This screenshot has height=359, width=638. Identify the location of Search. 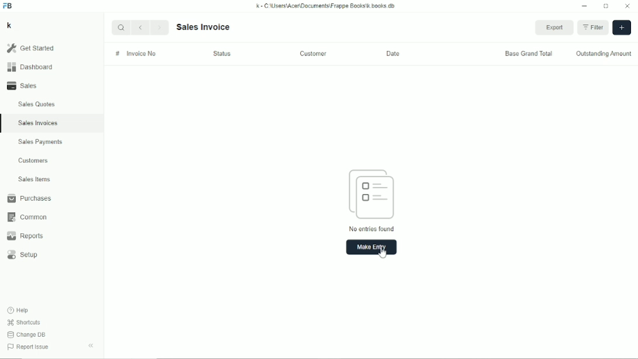
(122, 27).